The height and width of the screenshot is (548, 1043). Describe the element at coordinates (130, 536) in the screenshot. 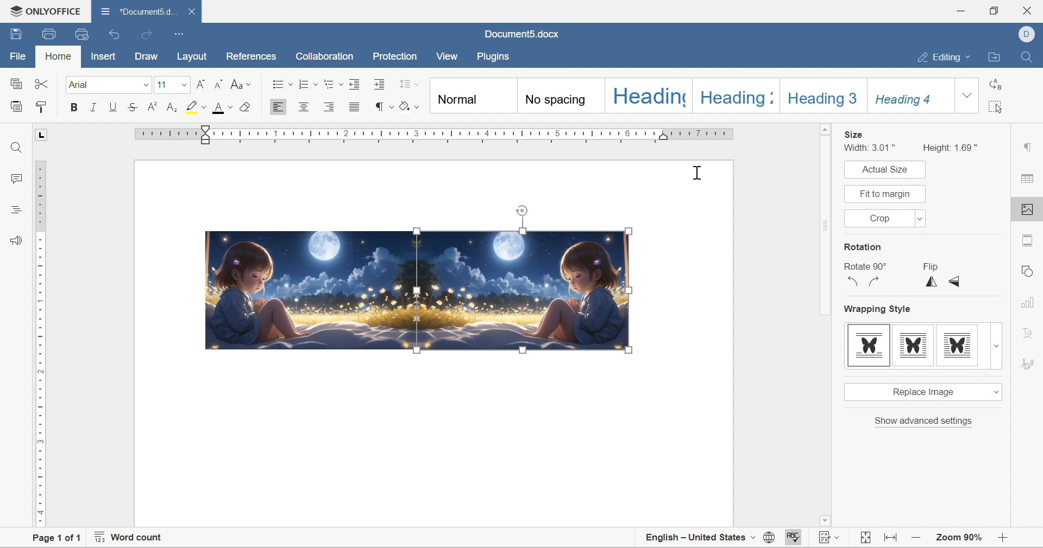

I see `word count` at that location.